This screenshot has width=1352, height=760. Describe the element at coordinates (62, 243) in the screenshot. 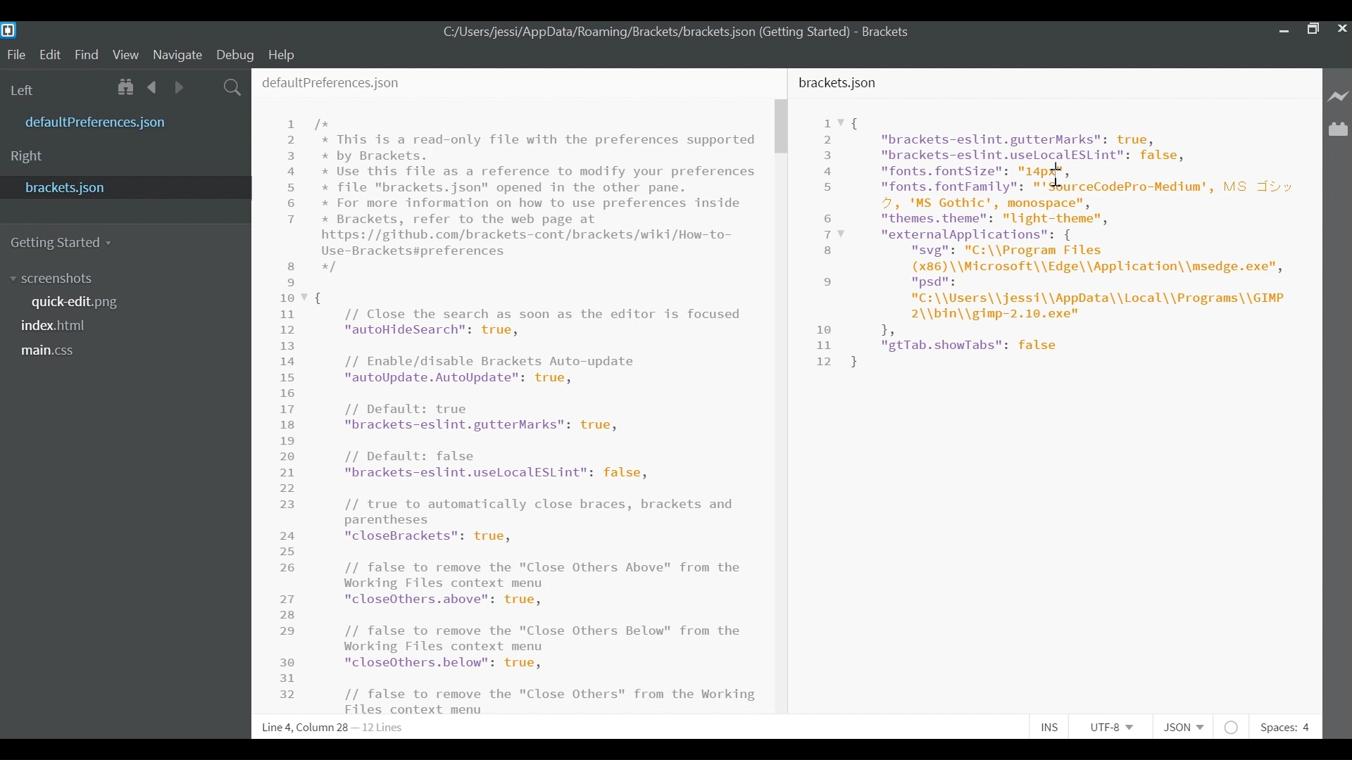

I see `Getting Started` at that location.